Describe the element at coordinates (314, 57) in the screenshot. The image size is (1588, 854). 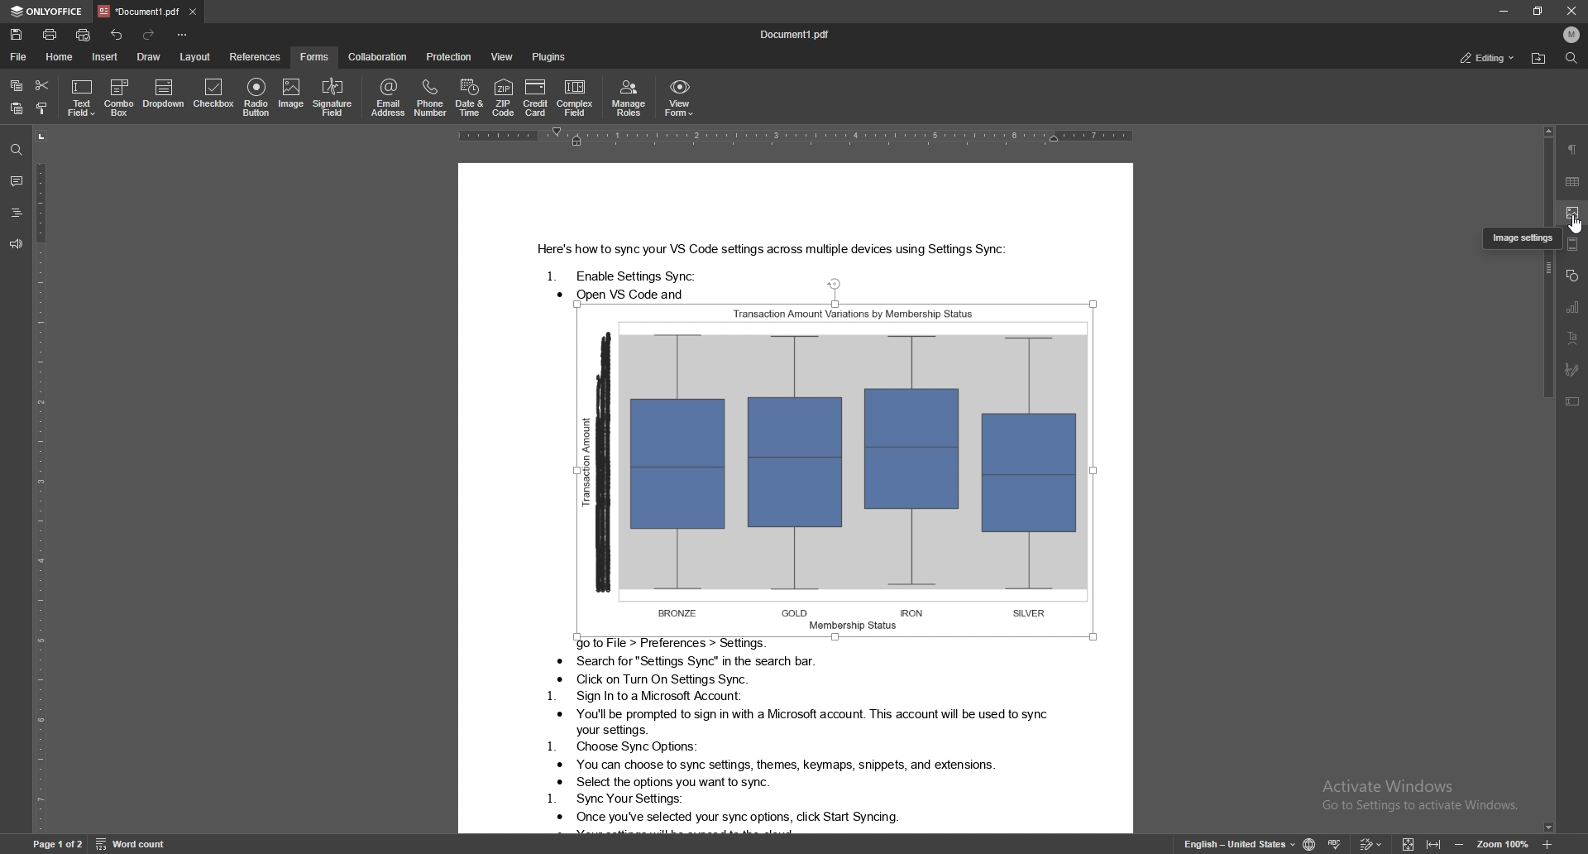
I see `forms` at that location.